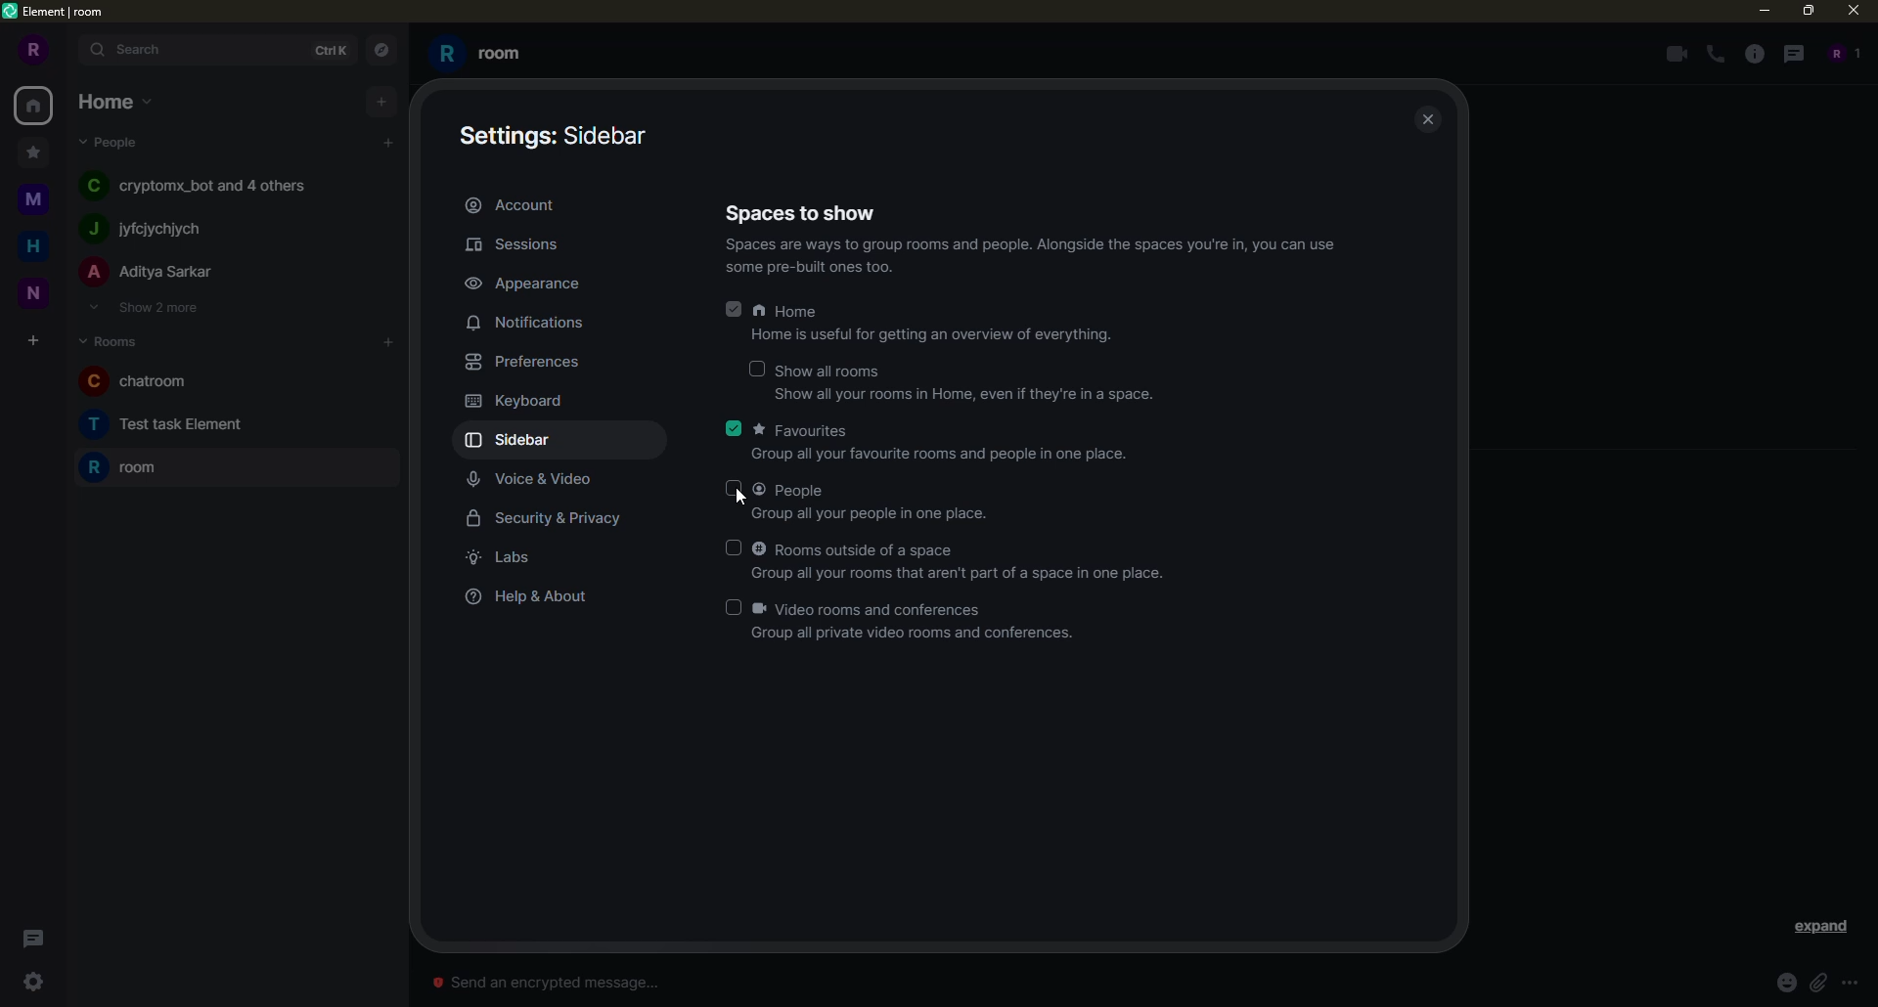 This screenshot has width=1878, height=1007. Describe the element at coordinates (1823, 927) in the screenshot. I see `expand` at that location.